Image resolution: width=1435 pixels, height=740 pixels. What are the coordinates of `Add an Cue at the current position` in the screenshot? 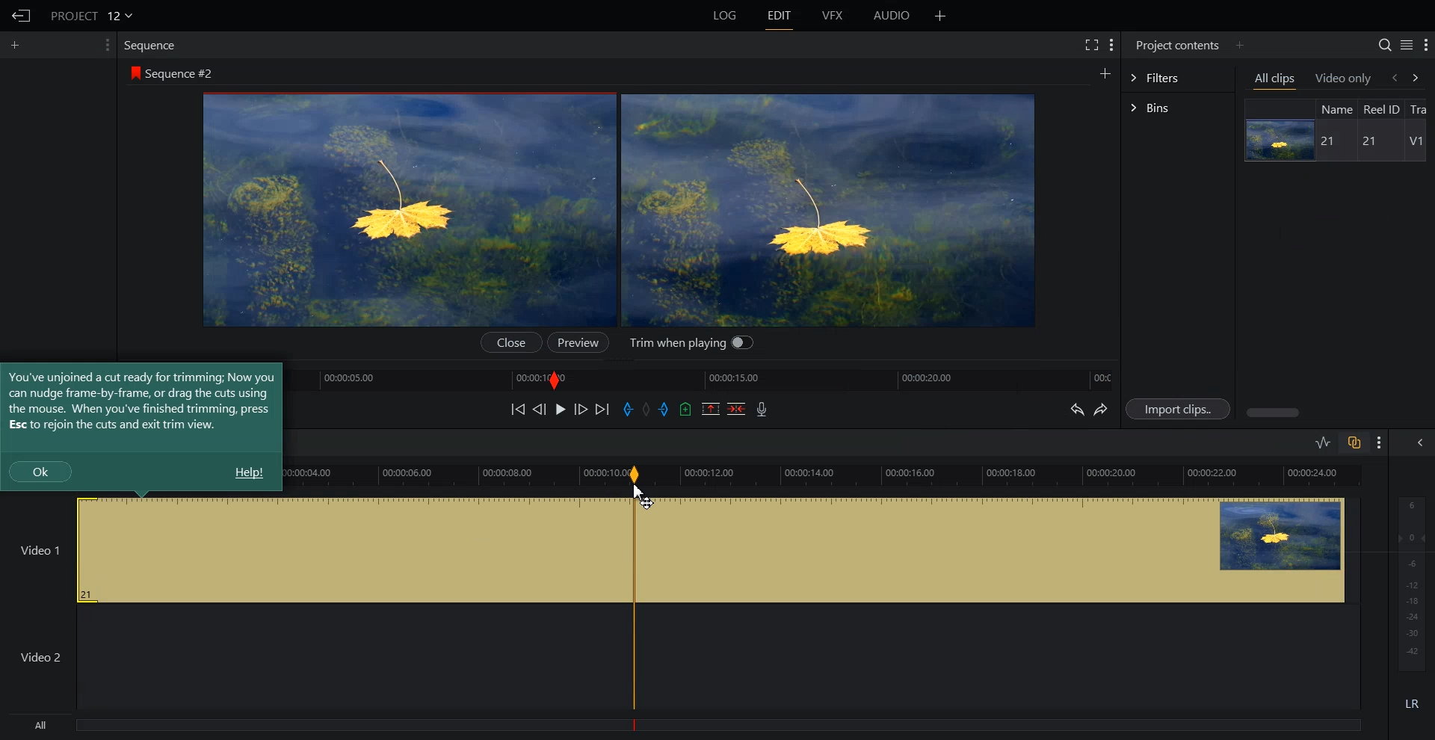 It's located at (685, 409).